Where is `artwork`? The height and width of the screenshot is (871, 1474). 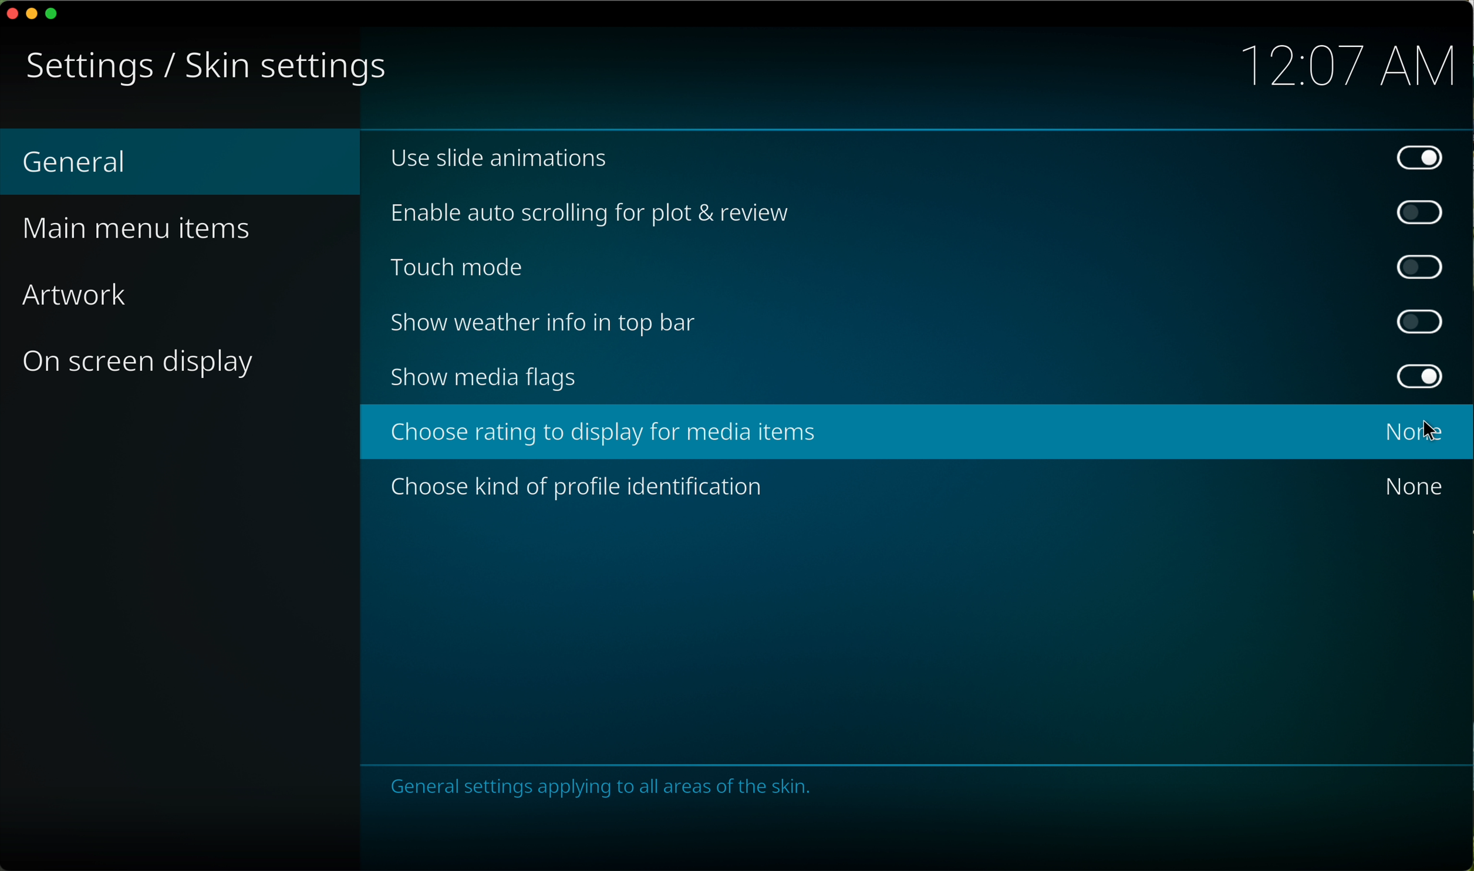 artwork is located at coordinates (76, 299).